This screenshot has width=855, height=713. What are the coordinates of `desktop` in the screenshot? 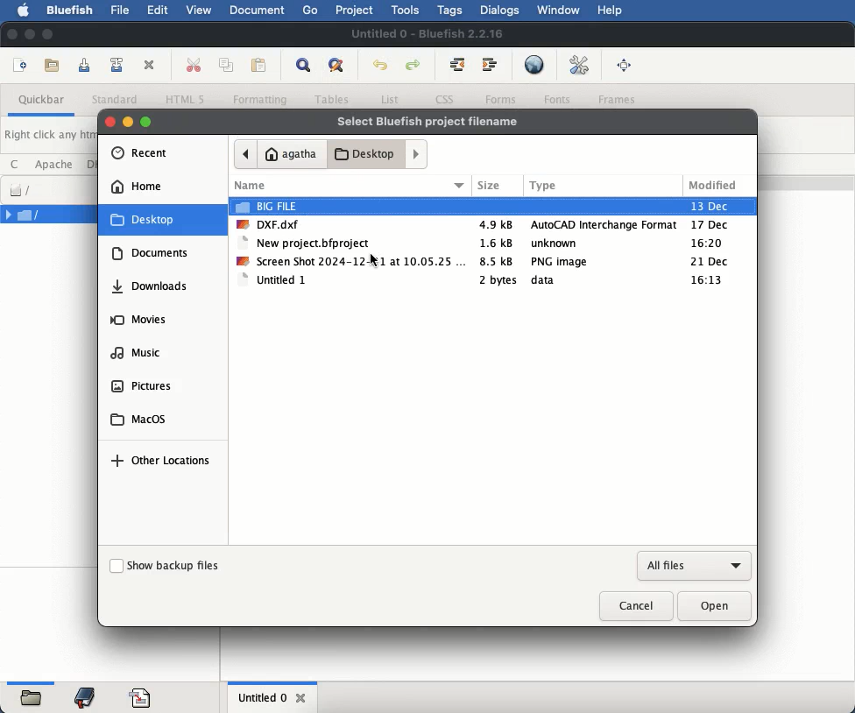 It's located at (144, 219).